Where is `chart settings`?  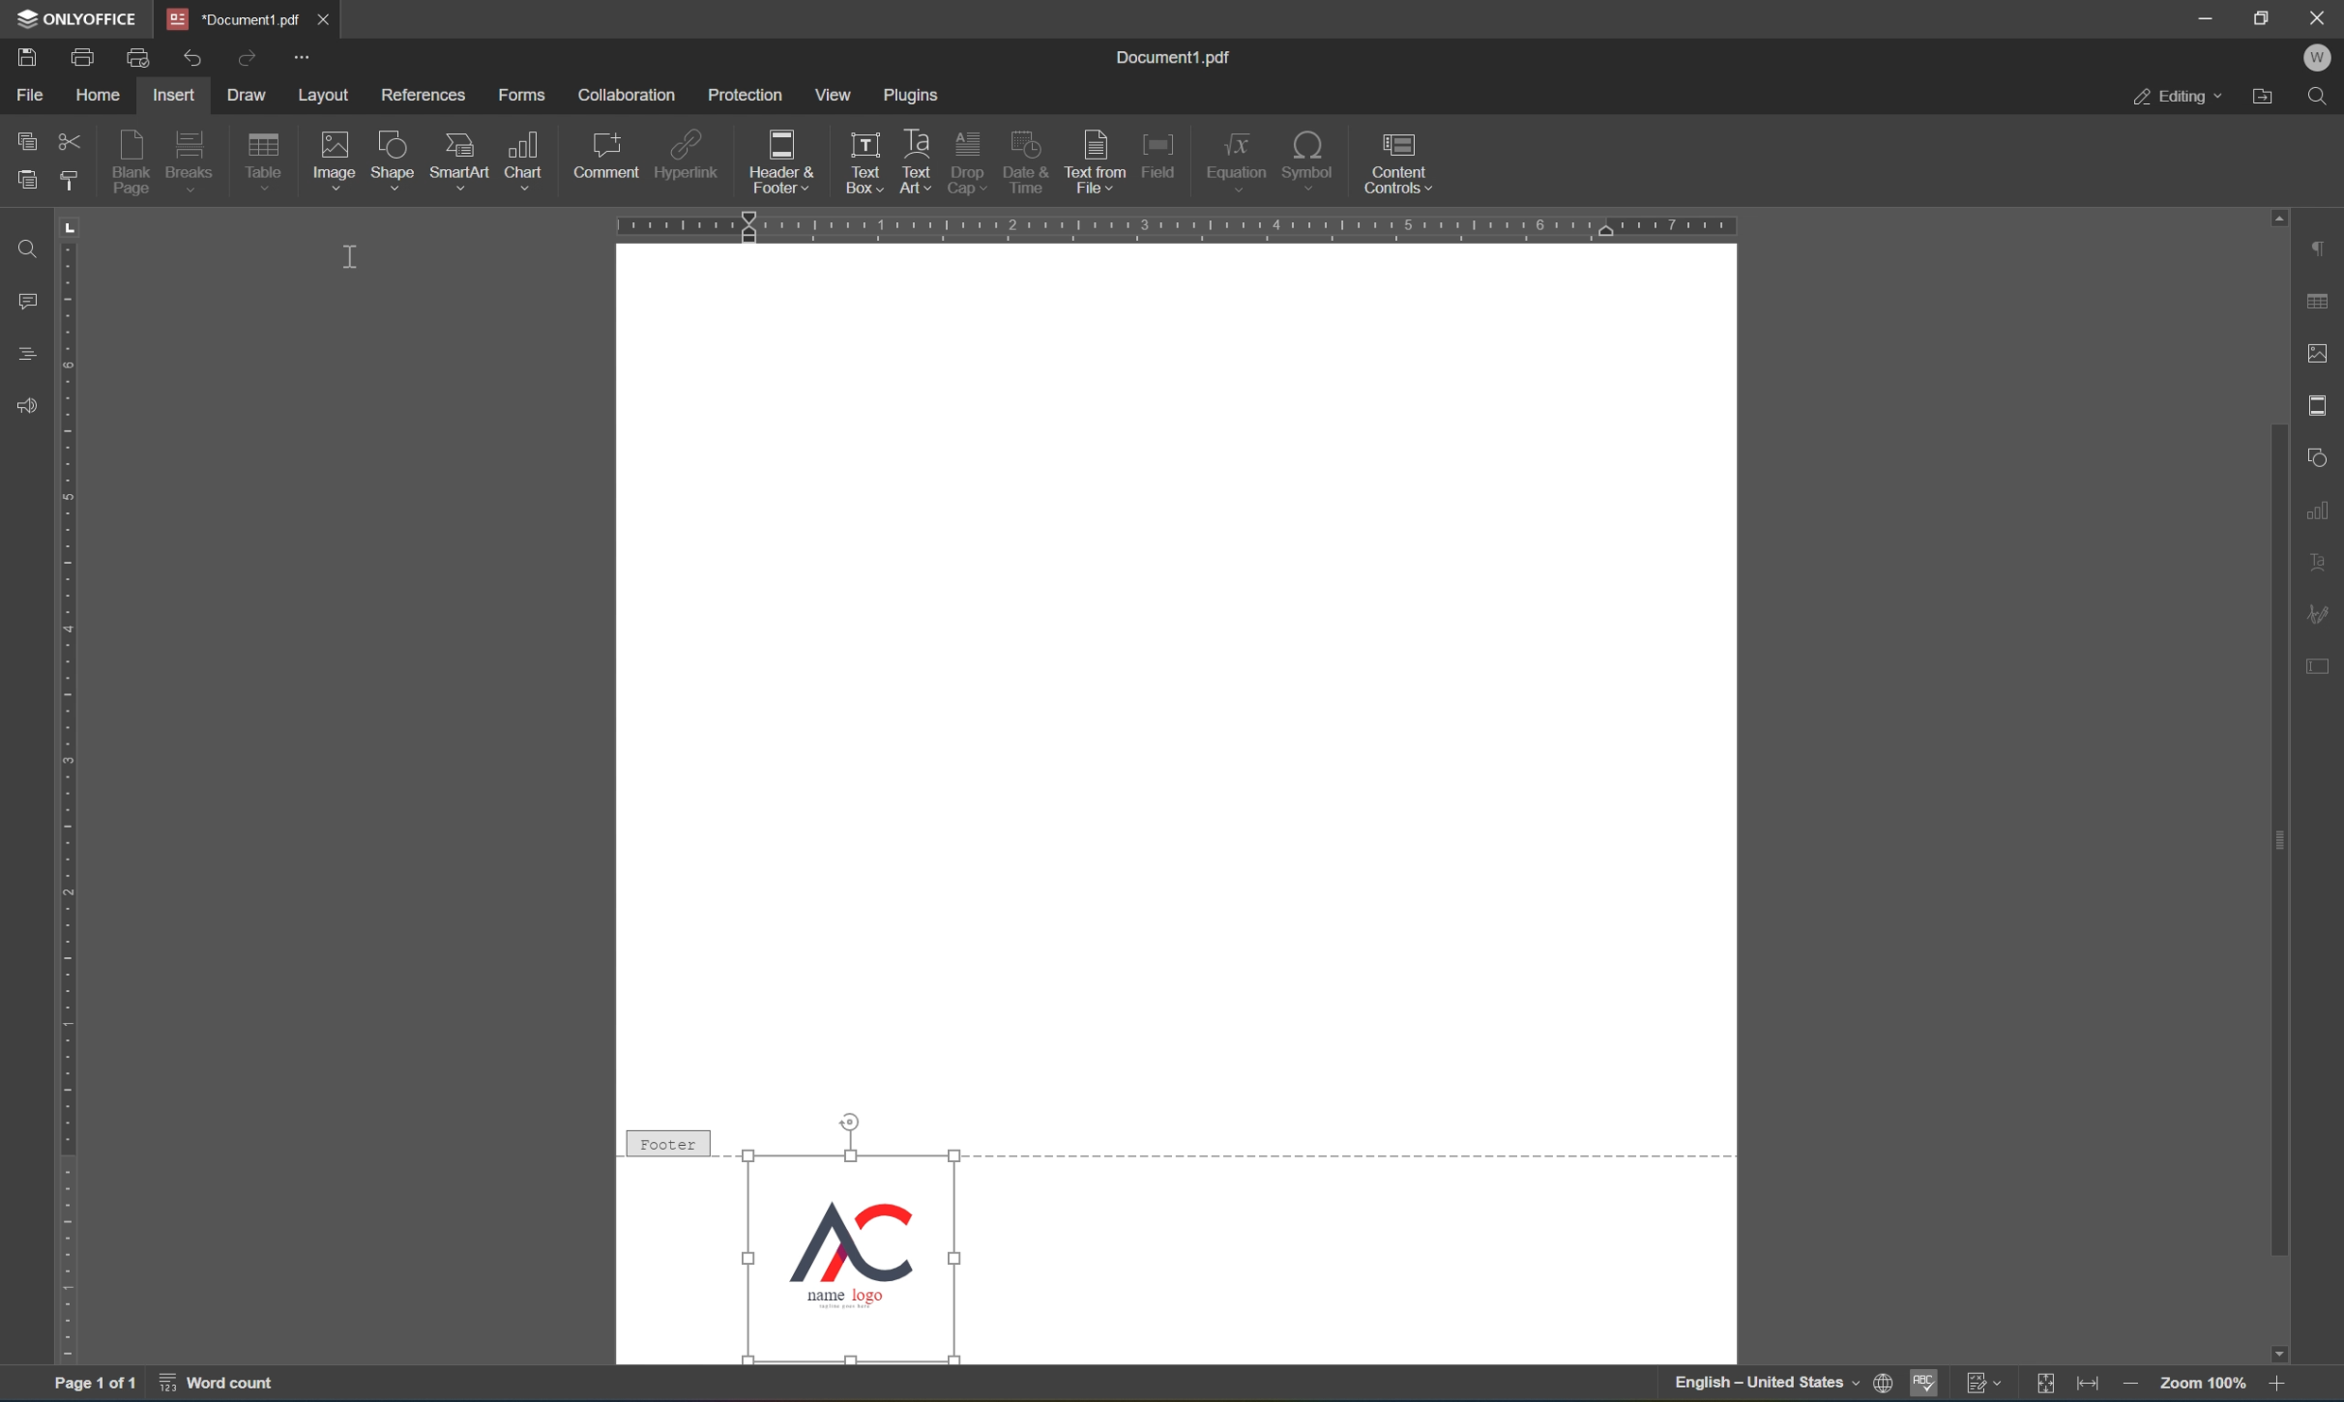
chart settings is located at coordinates (2319, 506).